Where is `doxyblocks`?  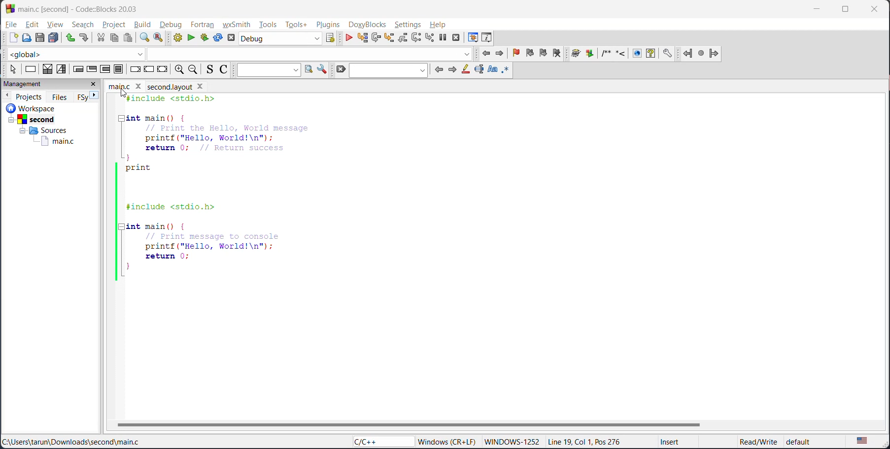
doxyblocks is located at coordinates (368, 25).